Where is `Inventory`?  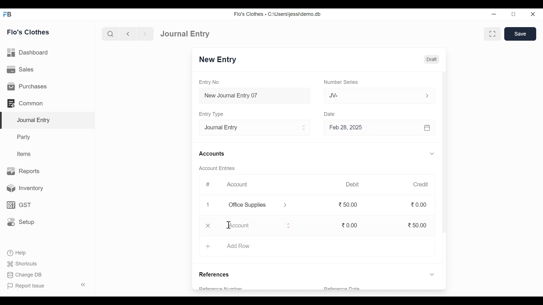
Inventory is located at coordinates (23, 189).